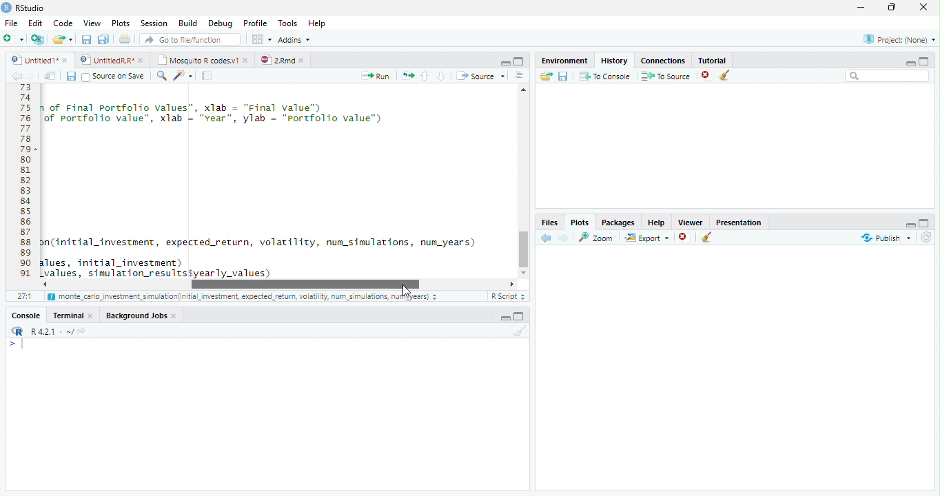 The width and height of the screenshot is (940, 496). Describe the element at coordinates (926, 222) in the screenshot. I see `Full Height` at that location.